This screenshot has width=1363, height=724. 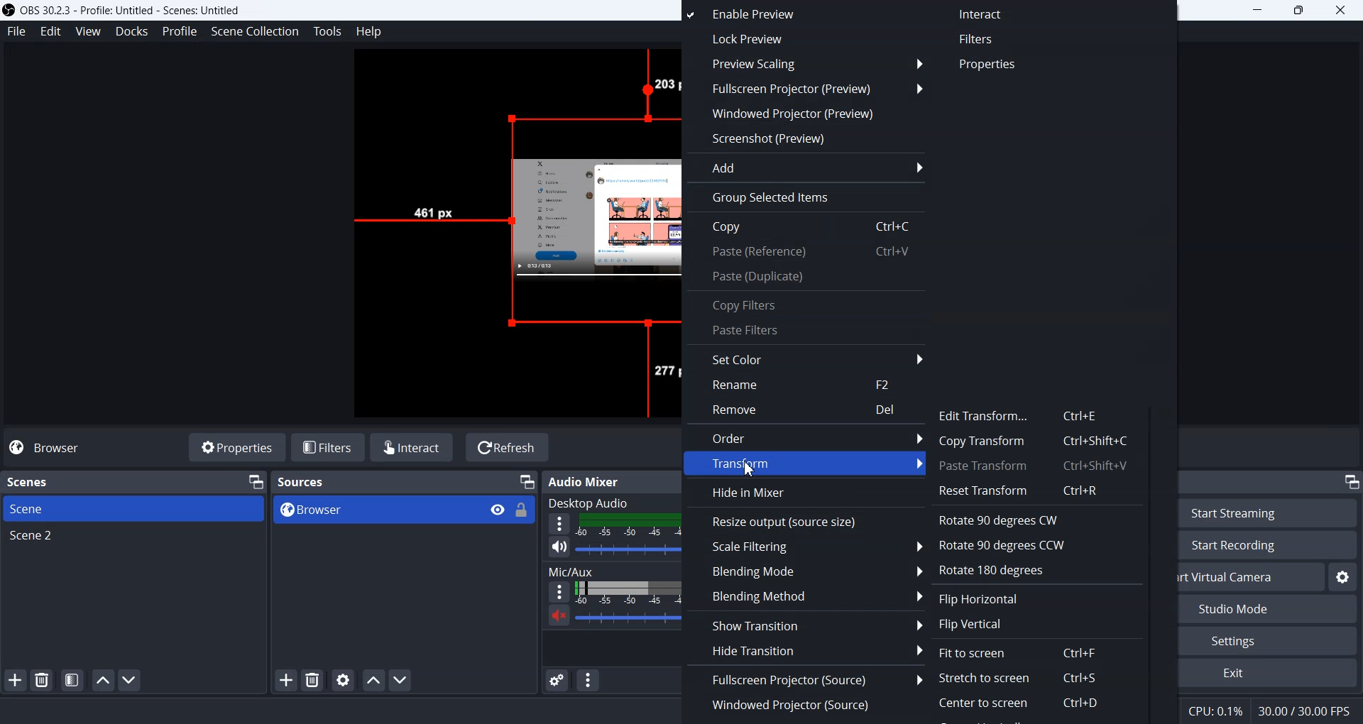 What do you see at coordinates (15, 680) in the screenshot?
I see `Add Scene` at bounding box center [15, 680].